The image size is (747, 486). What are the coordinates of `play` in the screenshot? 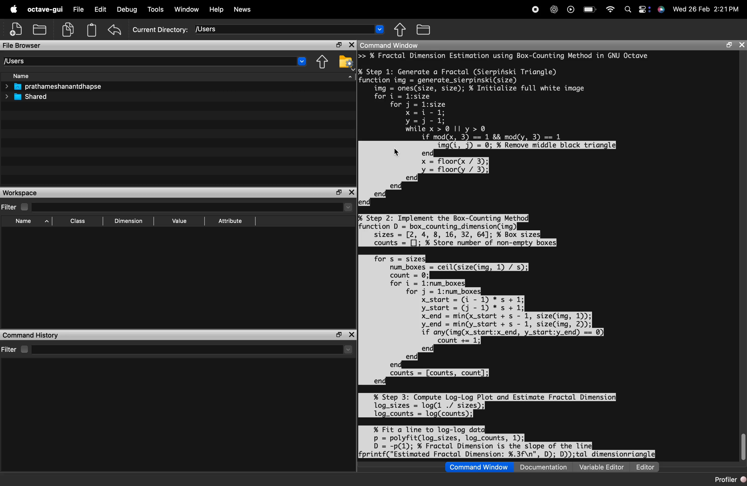 It's located at (571, 8).